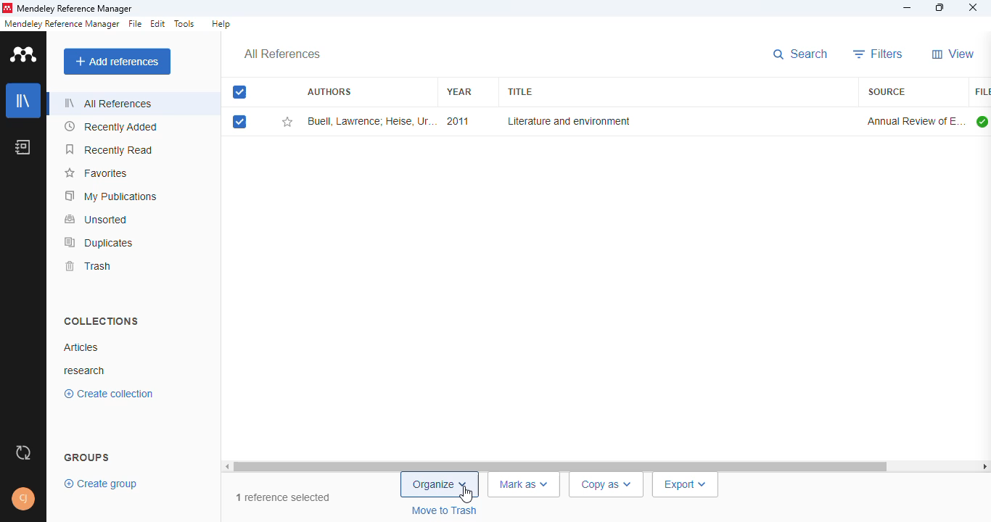 Image resolution: width=991 pixels, height=522 pixels. What do you see at coordinates (467, 494) in the screenshot?
I see `cursor` at bounding box center [467, 494].